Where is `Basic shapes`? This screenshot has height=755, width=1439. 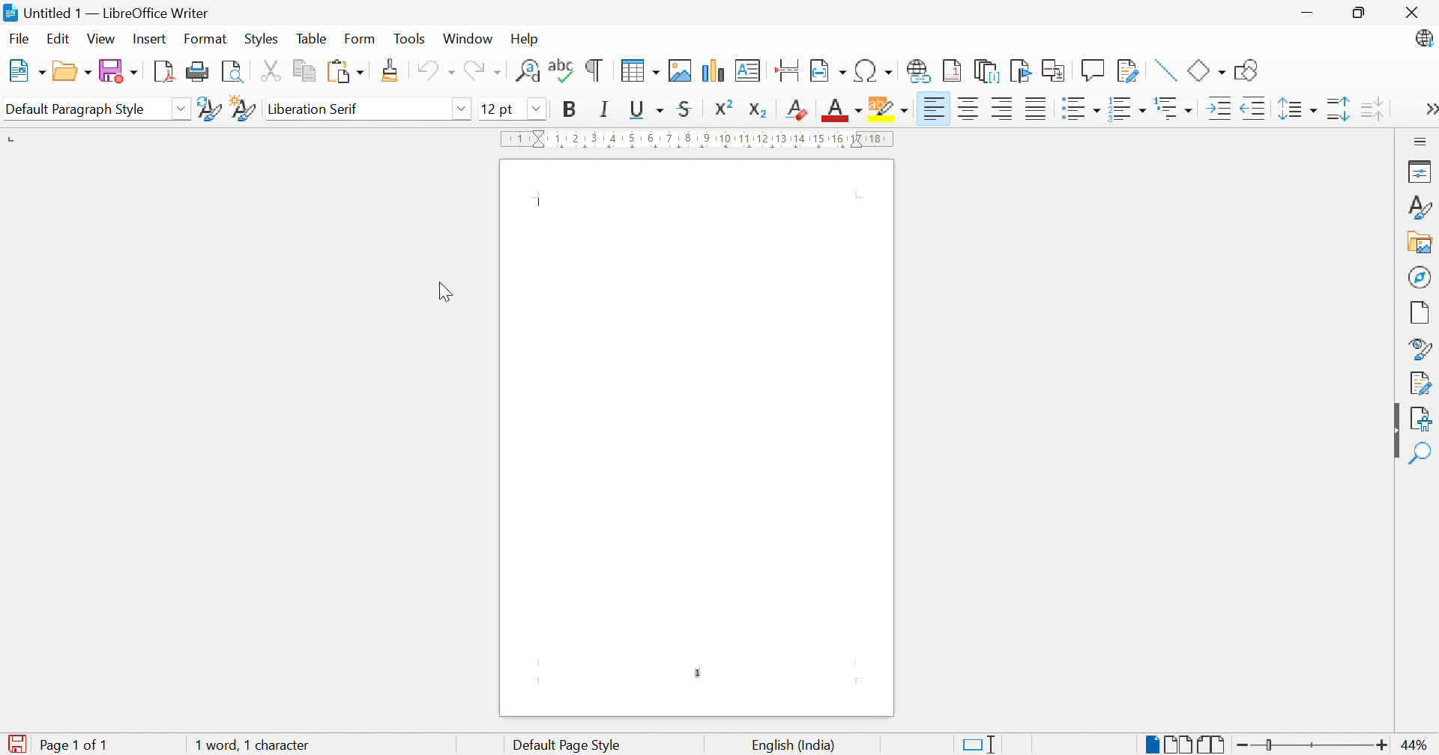
Basic shapes is located at coordinates (1206, 73).